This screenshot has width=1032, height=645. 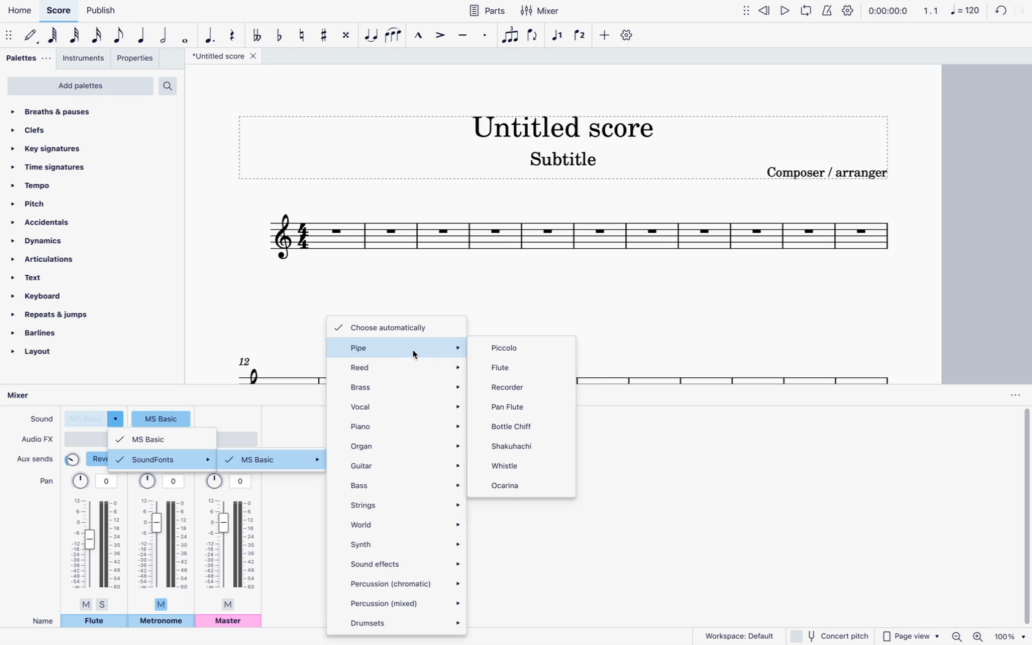 I want to click on pan, so click(x=45, y=480).